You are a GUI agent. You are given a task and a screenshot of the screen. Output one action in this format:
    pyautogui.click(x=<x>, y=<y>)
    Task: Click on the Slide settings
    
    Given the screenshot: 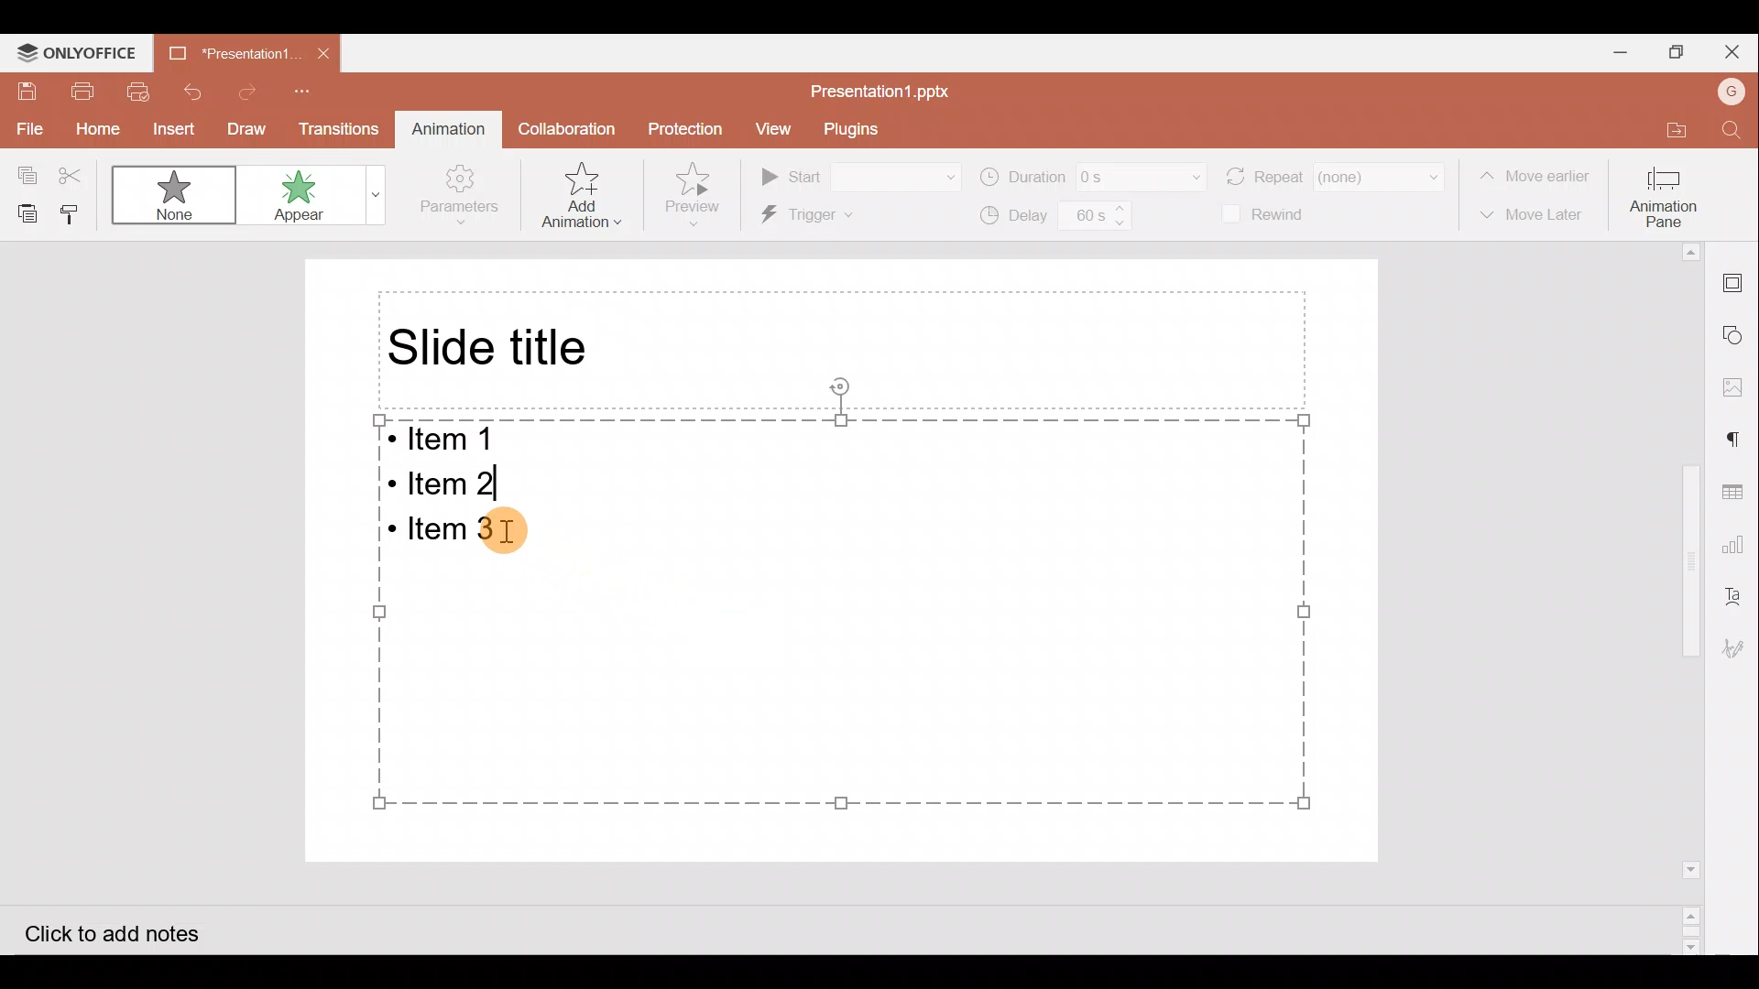 What is the action you would take?
    pyautogui.click(x=1742, y=286)
    